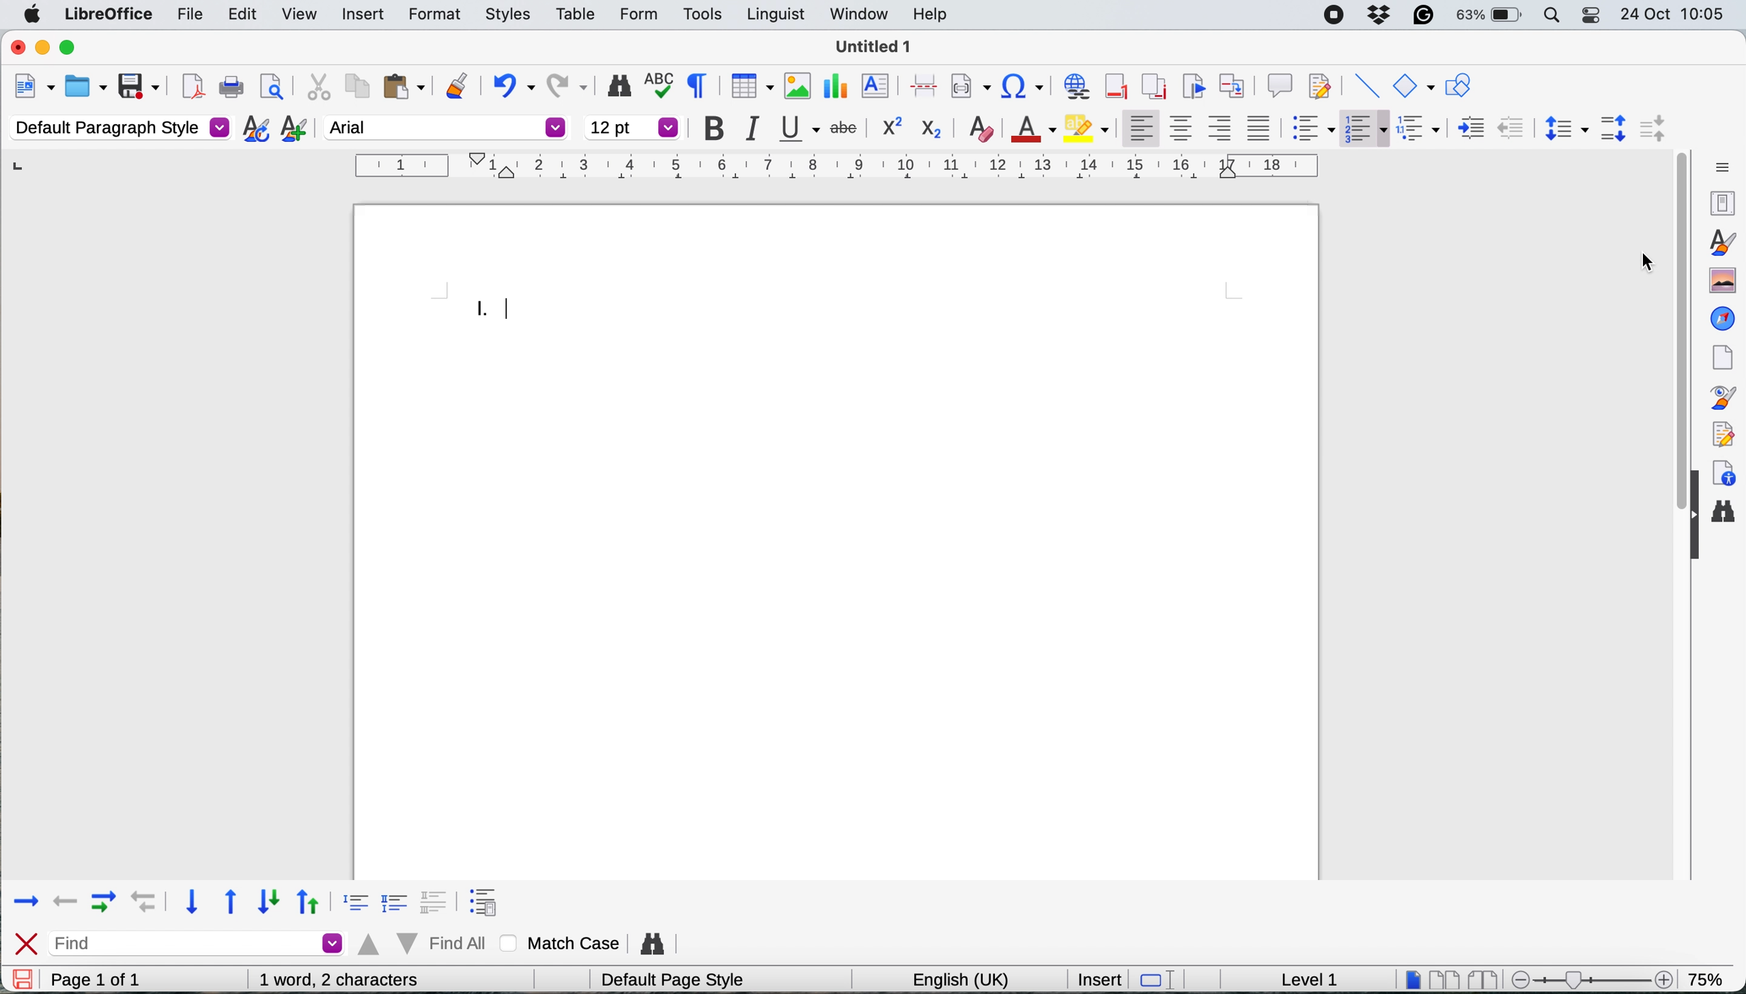 This screenshot has height=994, width=1746. I want to click on help, so click(931, 15).